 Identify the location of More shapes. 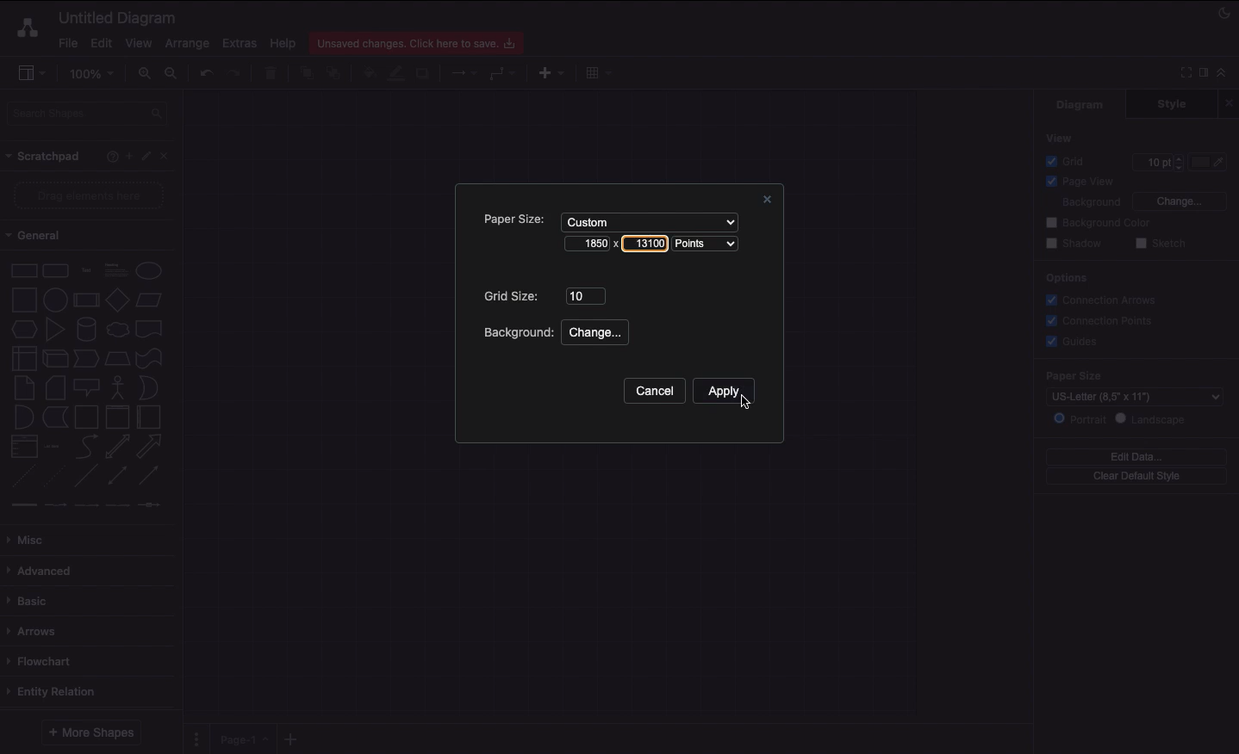
(90, 732).